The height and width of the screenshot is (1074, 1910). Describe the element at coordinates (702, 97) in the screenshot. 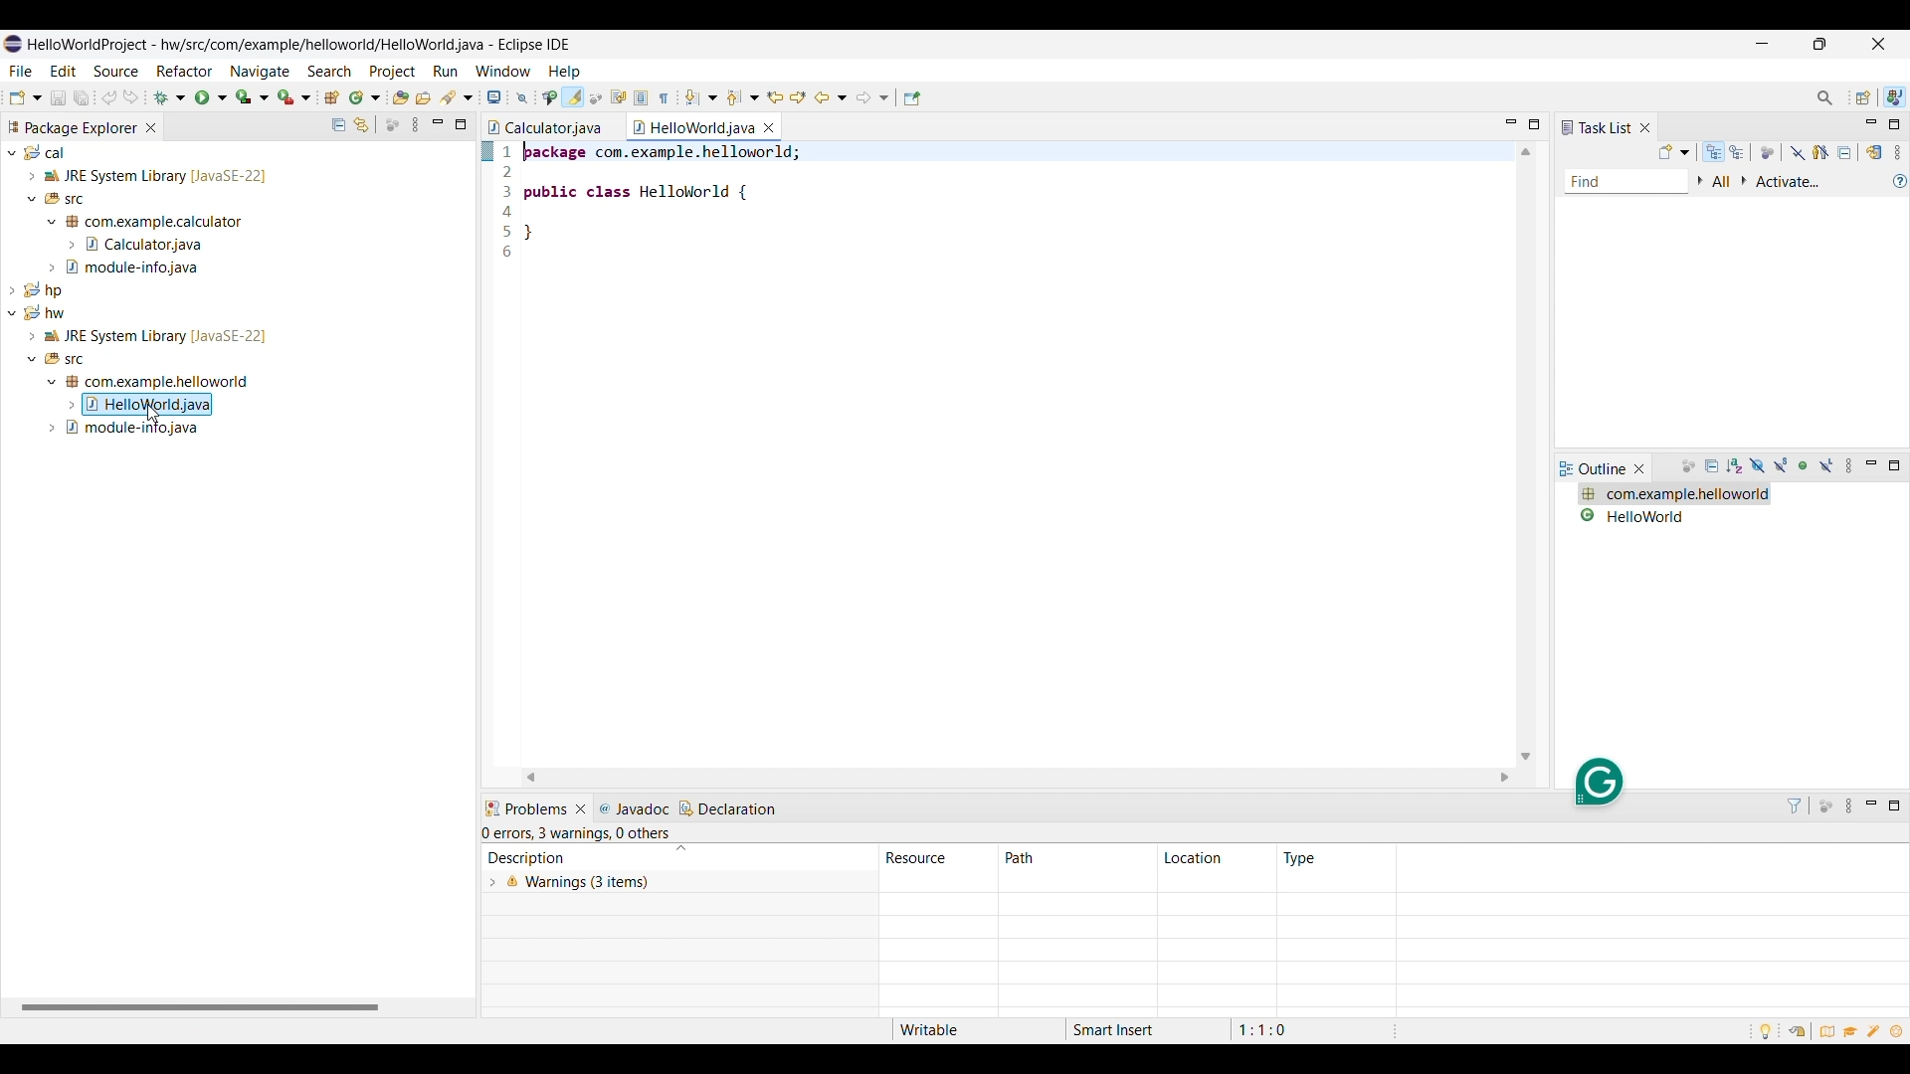

I see `Next annotation options` at that location.